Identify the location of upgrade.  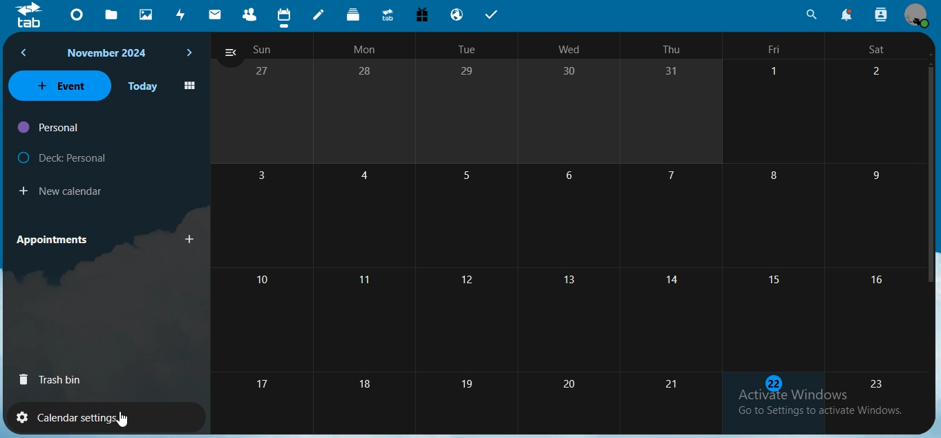
(389, 15).